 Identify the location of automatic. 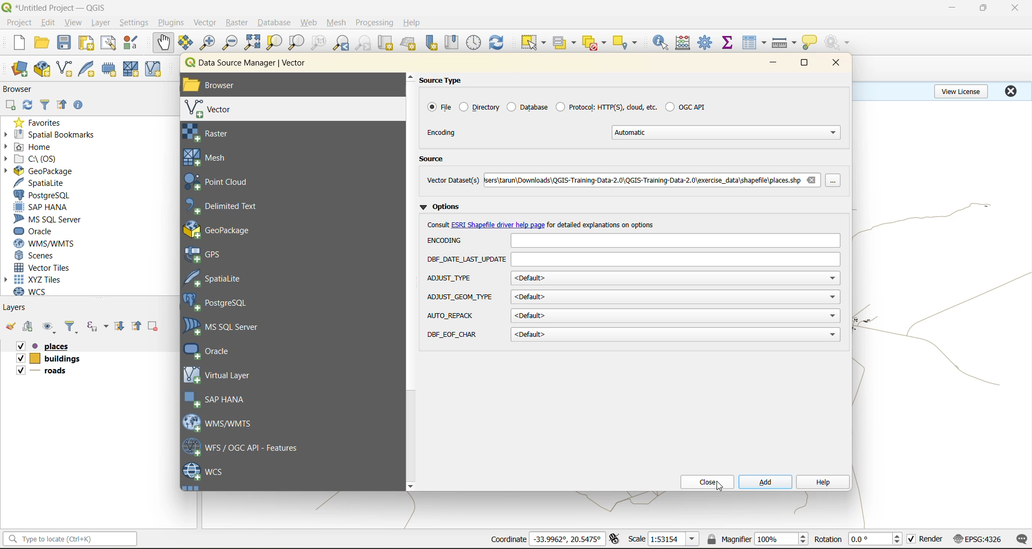
(728, 132).